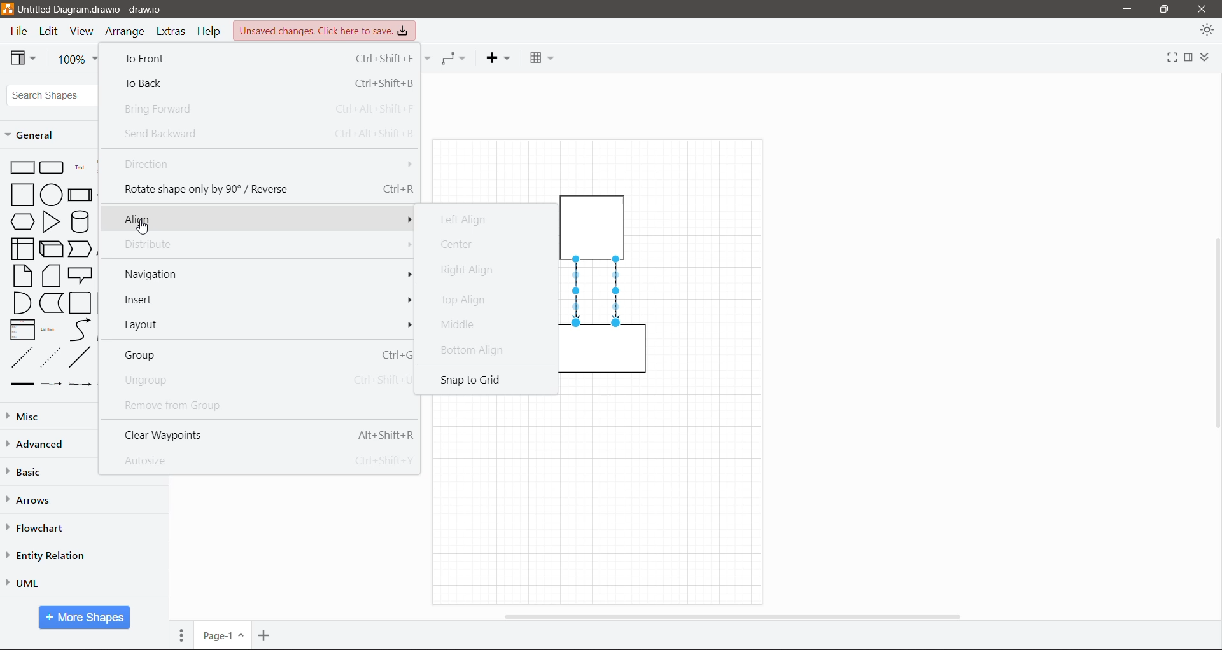  I want to click on Cylinder, so click(80, 221).